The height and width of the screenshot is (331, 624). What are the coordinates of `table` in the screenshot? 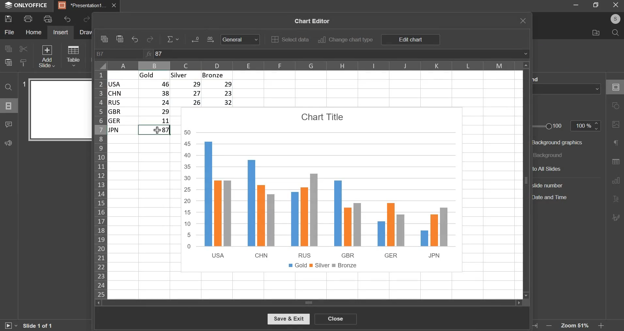 It's located at (72, 55).